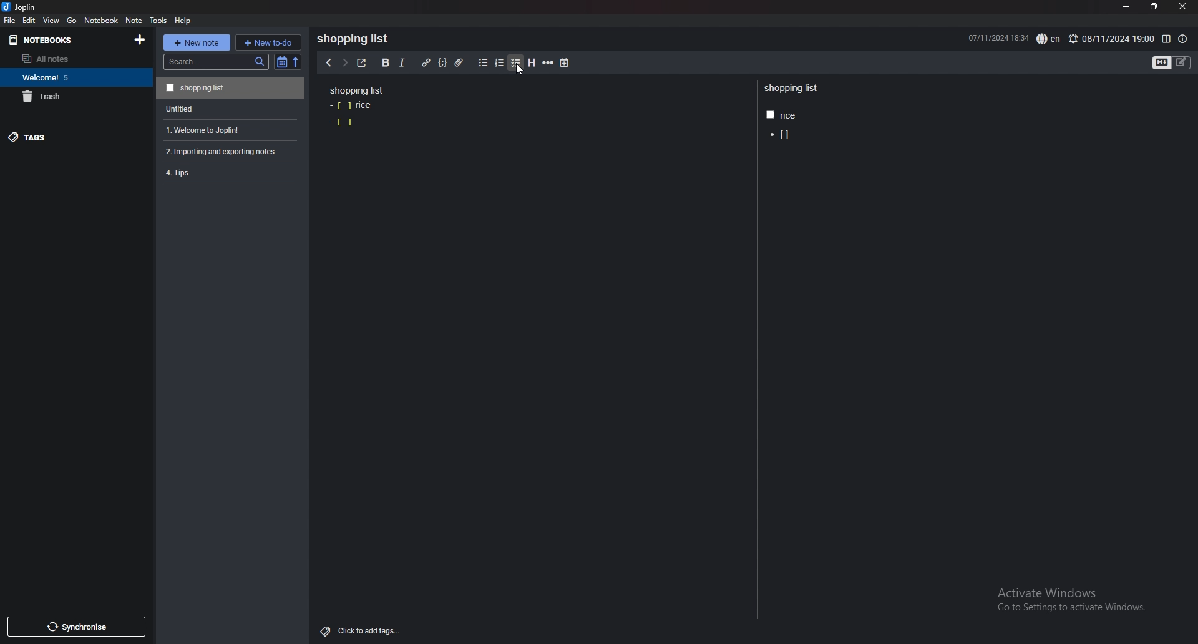  Describe the element at coordinates (344, 62) in the screenshot. I see `next` at that location.